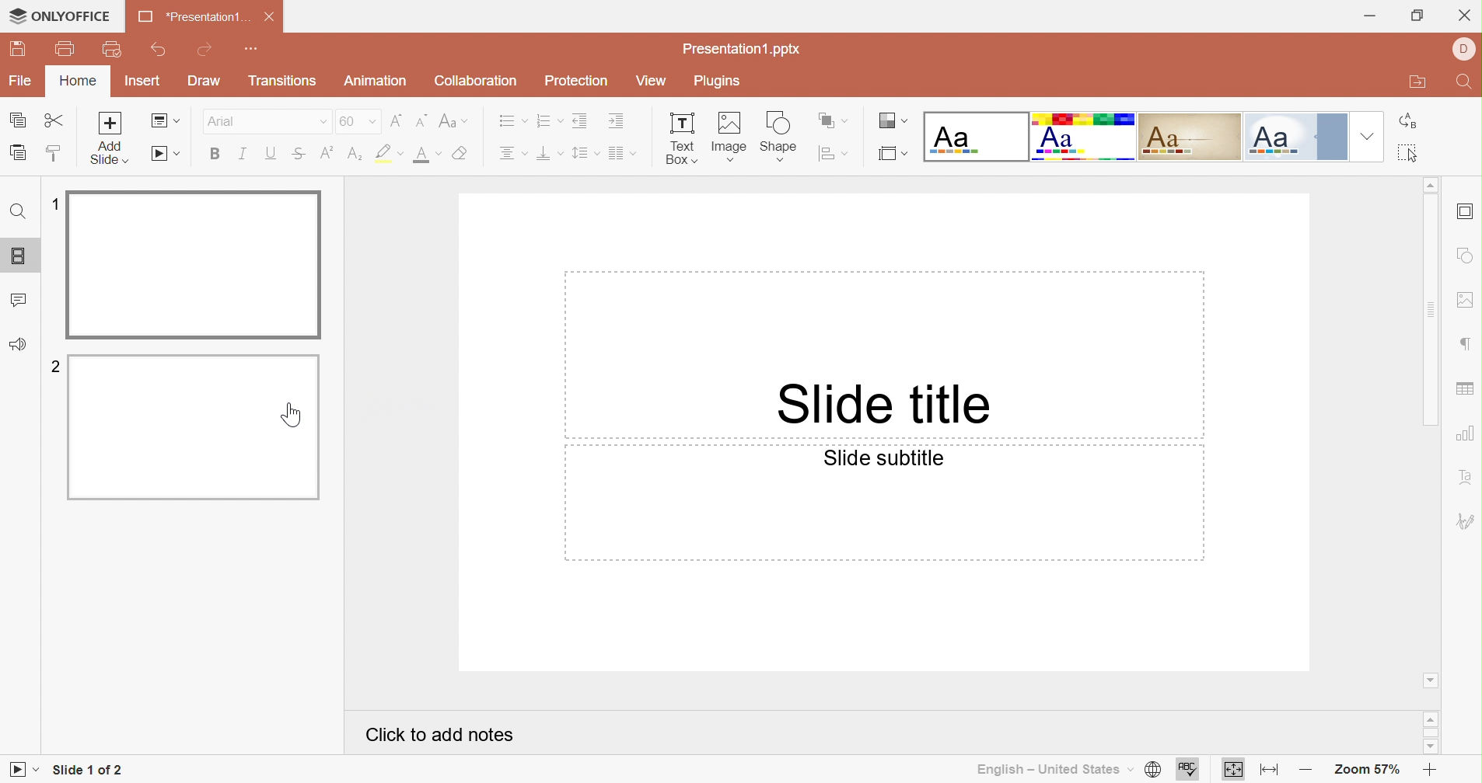  I want to click on Decrement font size, so click(420, 119).